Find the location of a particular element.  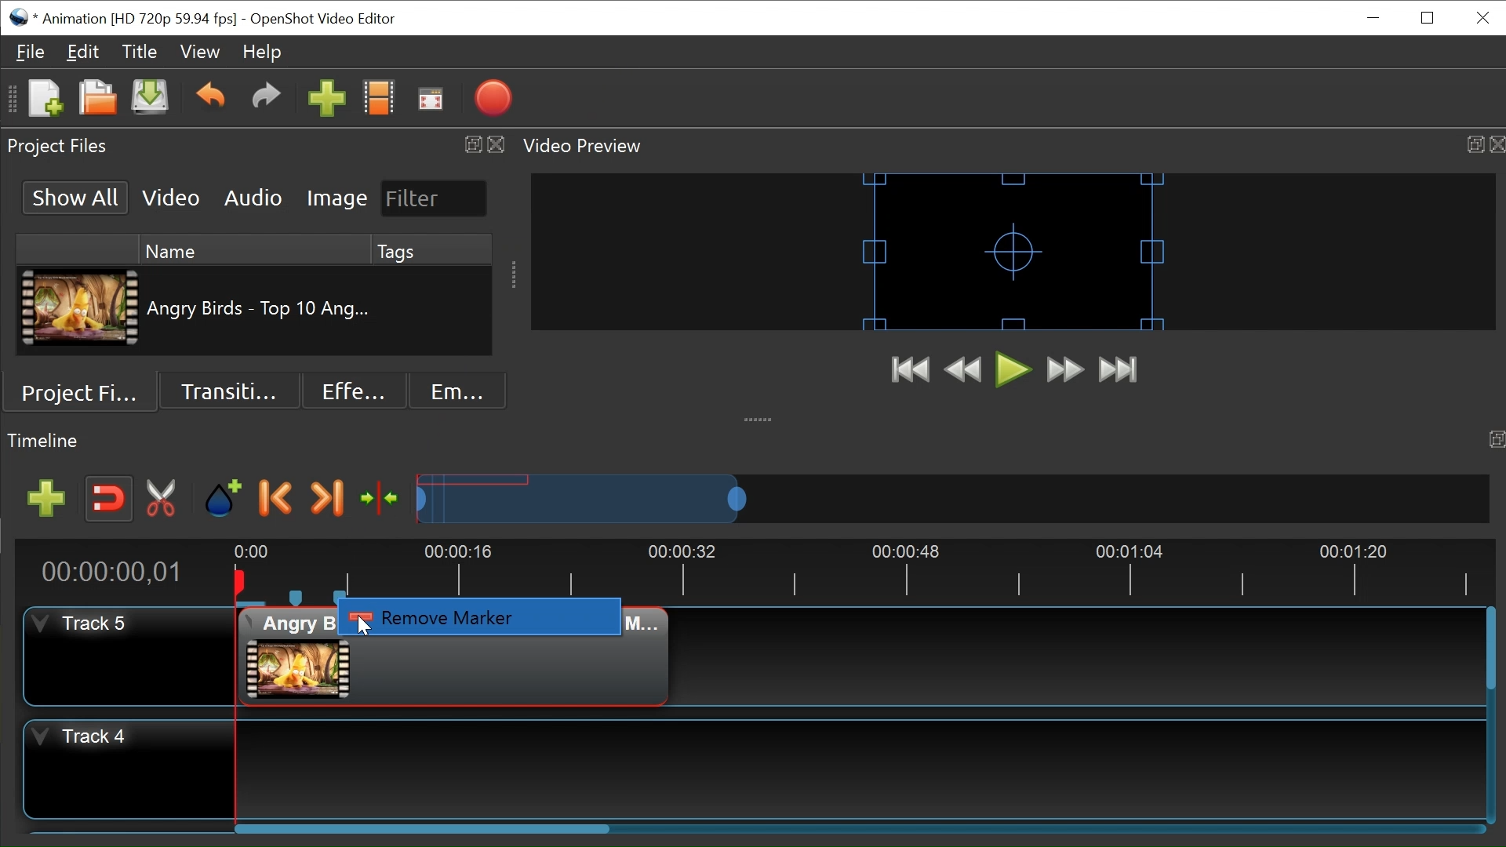

Center the timeline on the playhead is located at coordinates (380, 498).